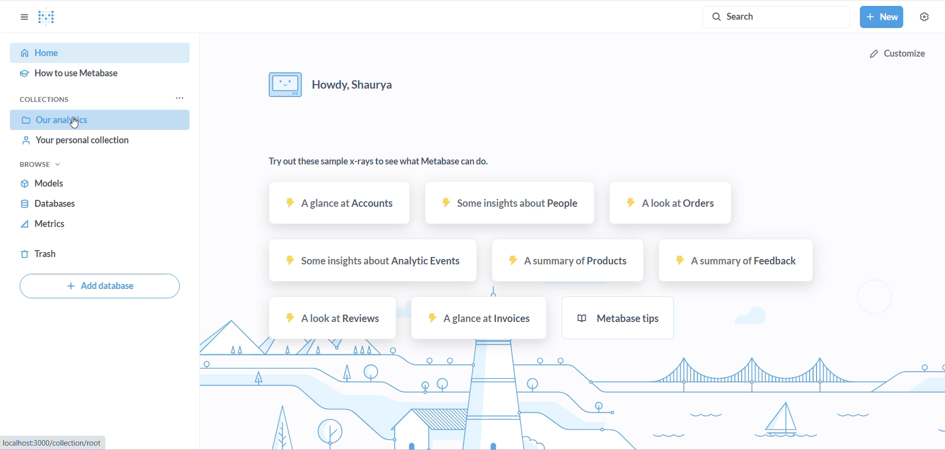 The image size is (945, 450). Describe the element at coordinates (736, 263) in the screenshot. I see `A summary of Feedback` at that location.